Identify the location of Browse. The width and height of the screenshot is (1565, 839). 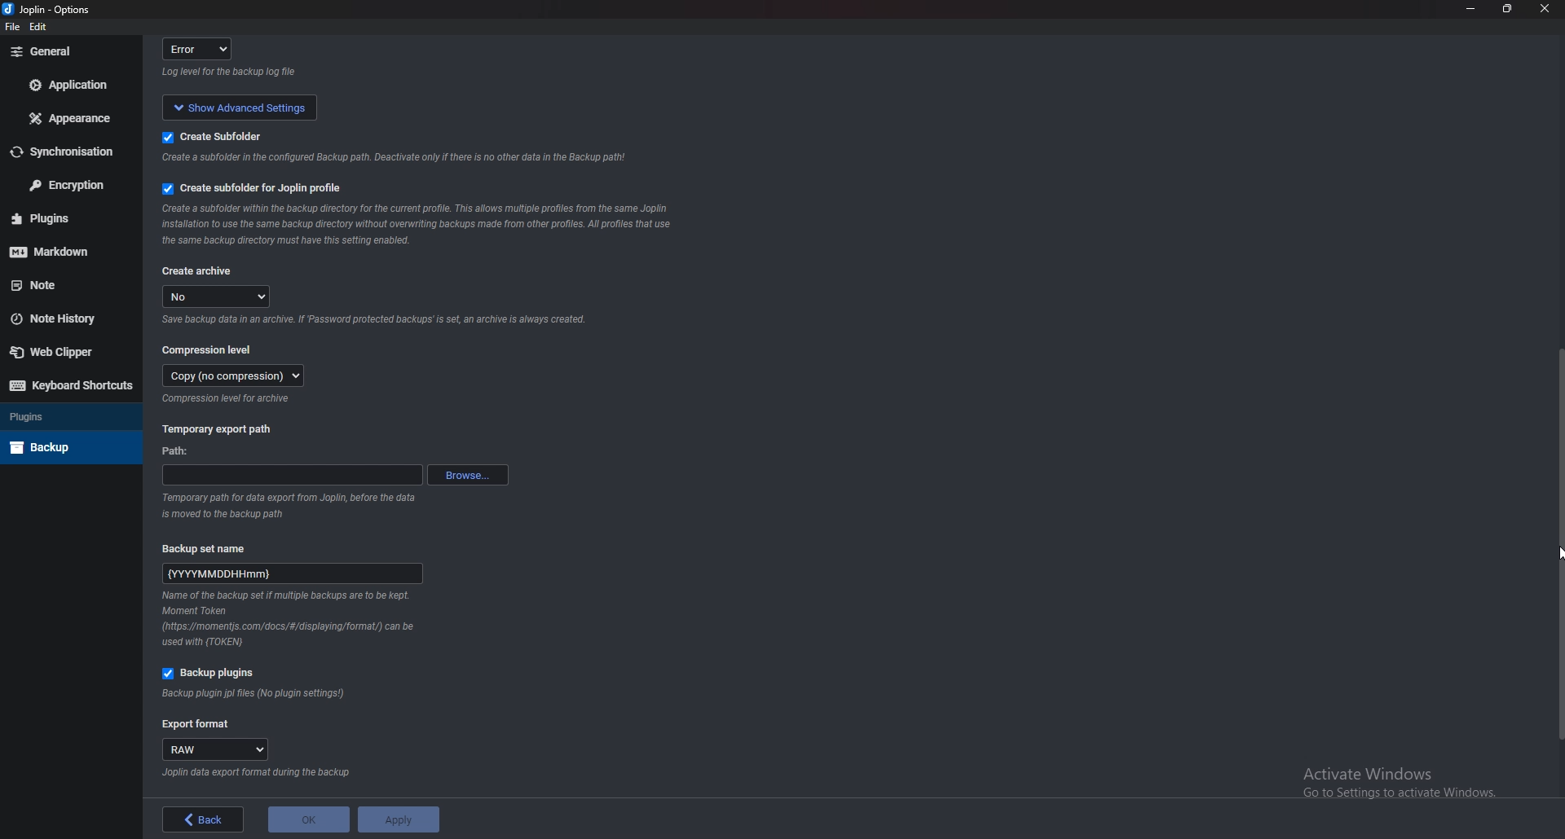
(468, 473).